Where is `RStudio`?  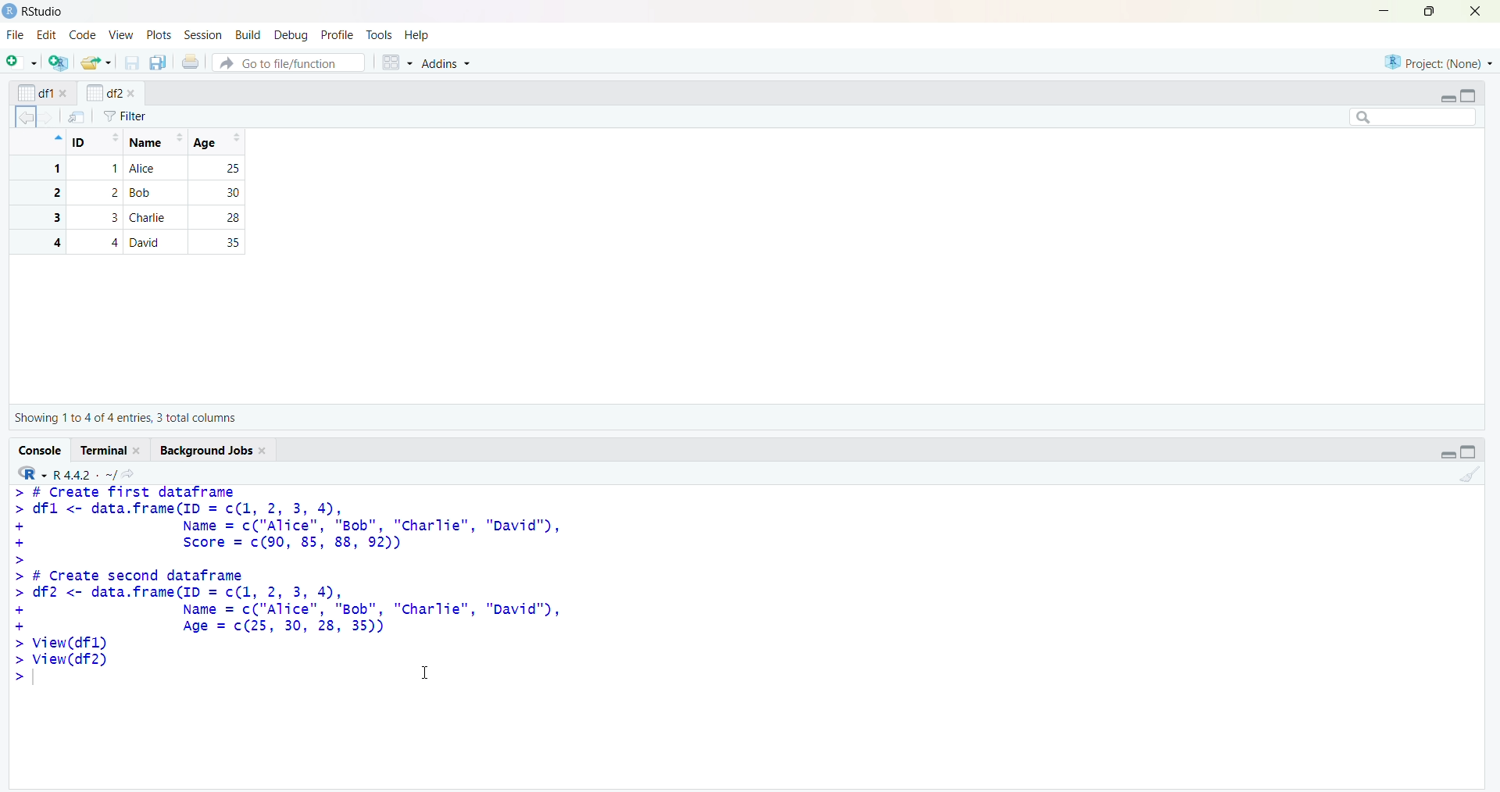
RStudio is located at coordinates (45, 12).